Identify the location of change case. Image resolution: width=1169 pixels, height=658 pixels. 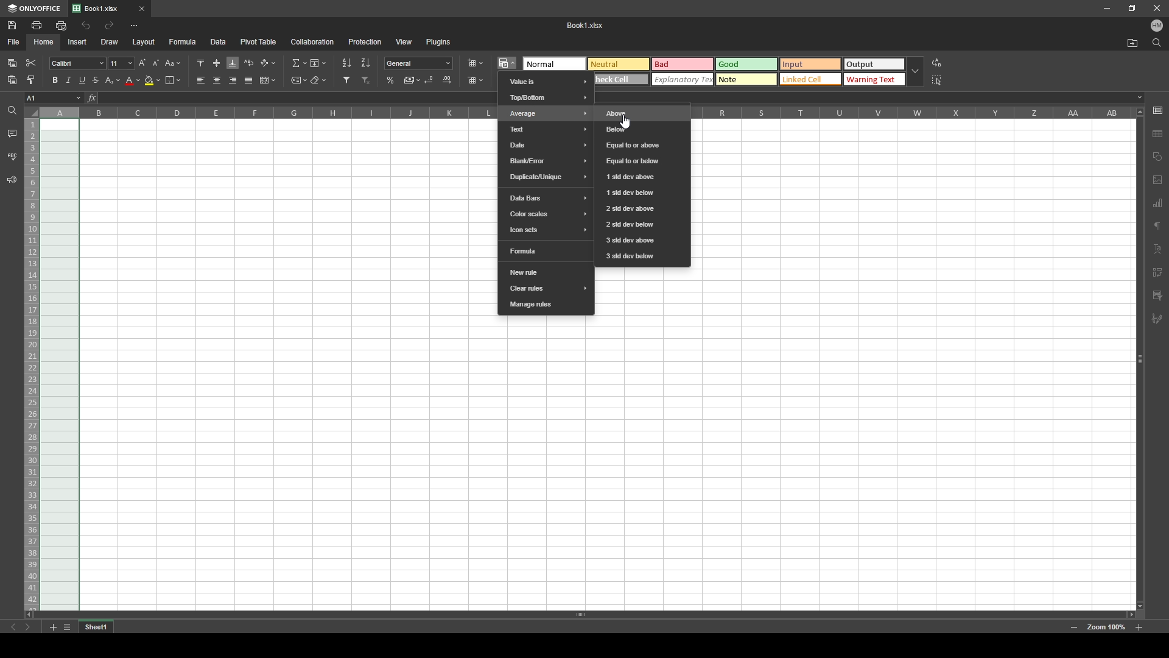
(174, 63).